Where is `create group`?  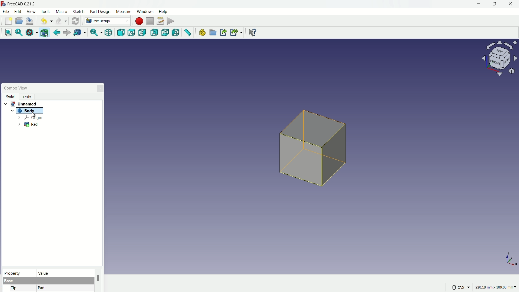
create group is located at coordinates (213, 33).